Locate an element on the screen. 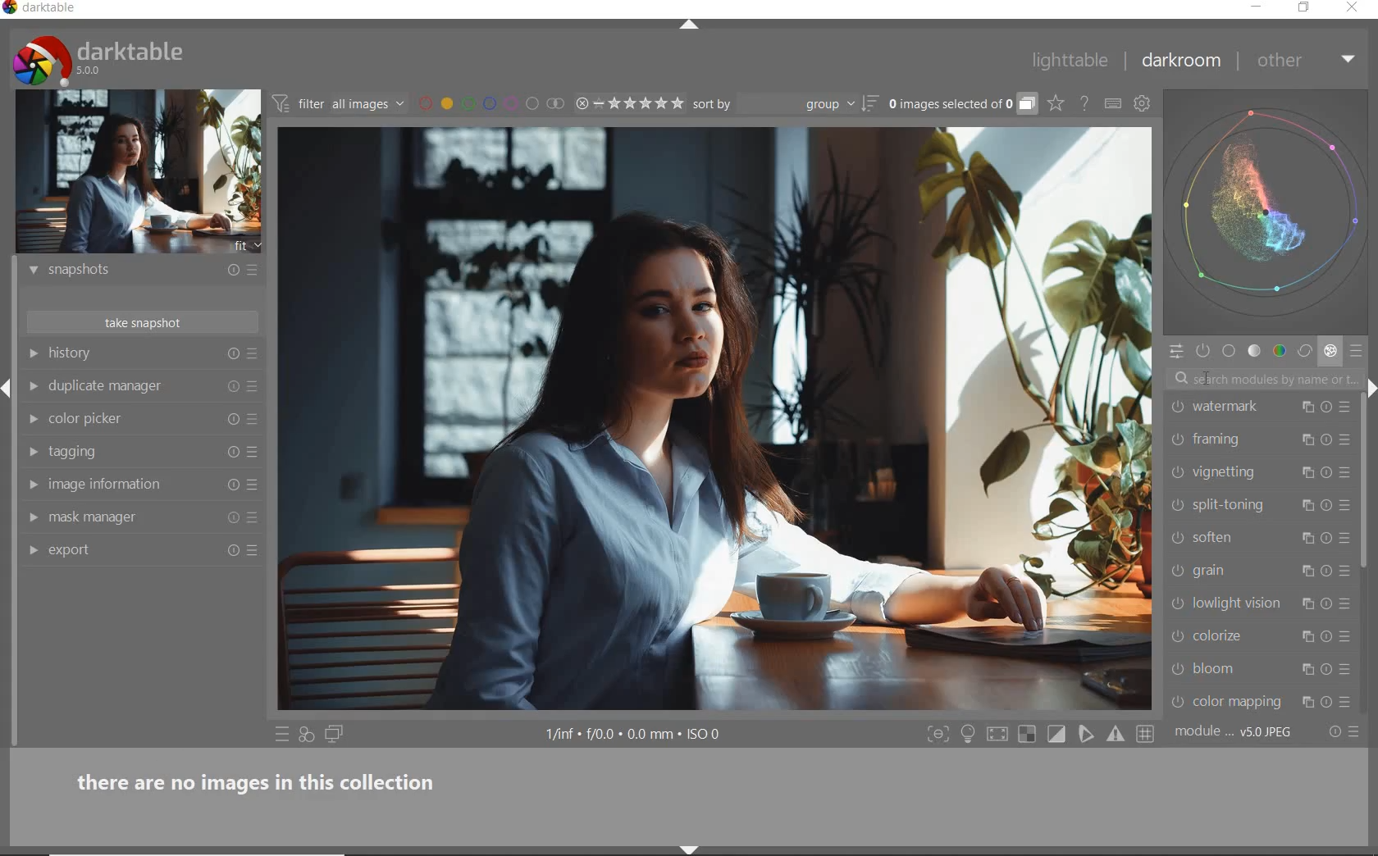 Image resolution: width=1378 pixels, height=856 pixels. show module is located at coordinates (33, 386).